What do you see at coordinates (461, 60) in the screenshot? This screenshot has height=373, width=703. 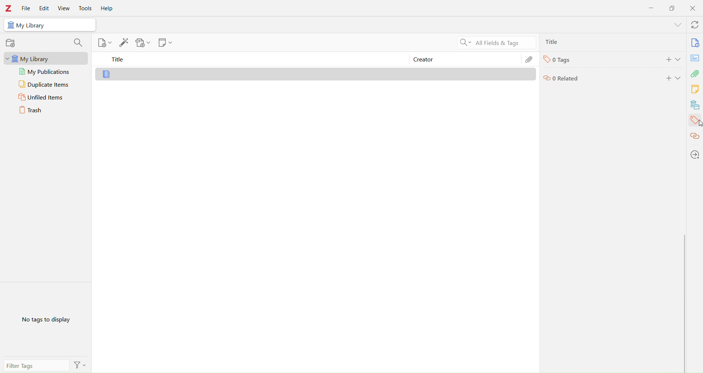 I see `Creator` at bounding box center [461, 60].